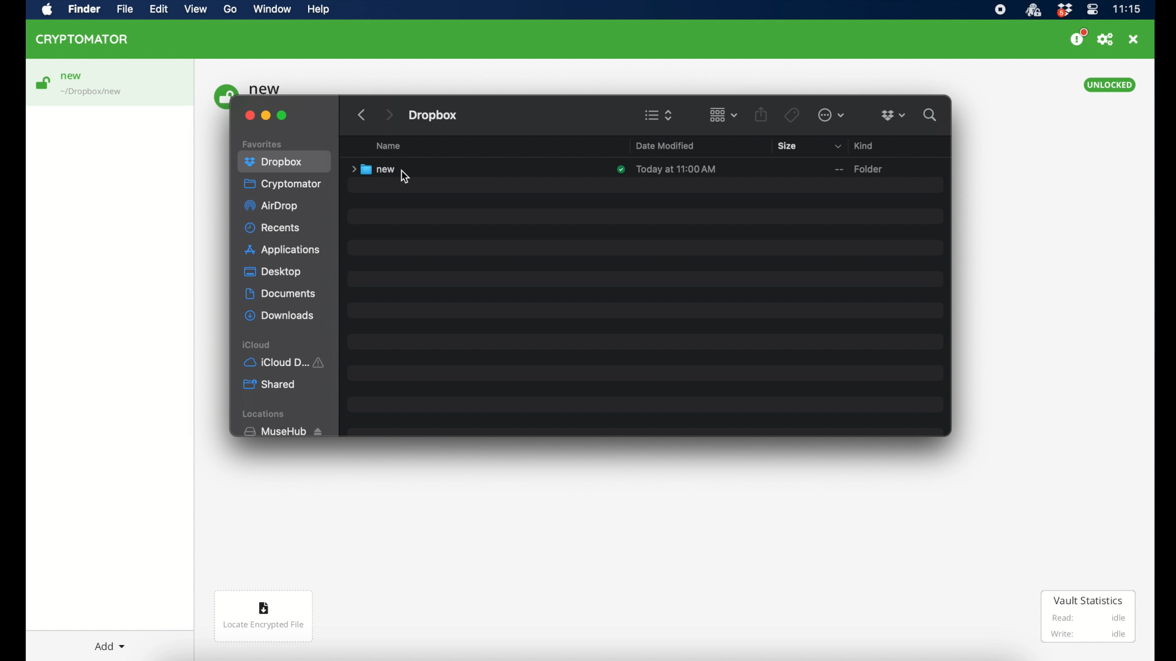  I want to click on maximize, so click(282, 115).